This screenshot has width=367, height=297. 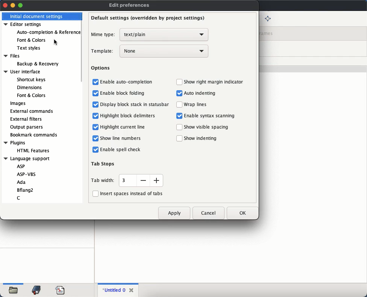 What do you see at coordinates (33, 111) in the screenshot?
I see `external commands` at bounding box center [33, 111].